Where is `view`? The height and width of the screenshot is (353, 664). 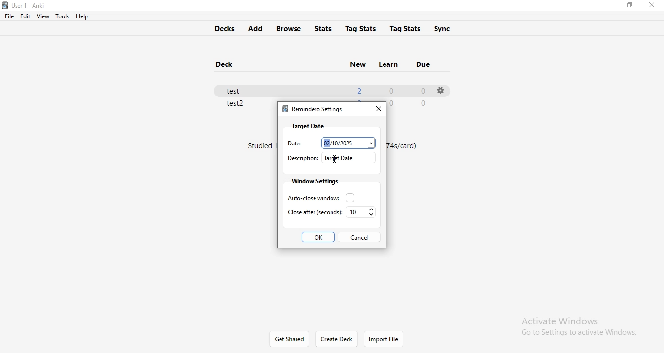
view is located at coordinates (42, 16).